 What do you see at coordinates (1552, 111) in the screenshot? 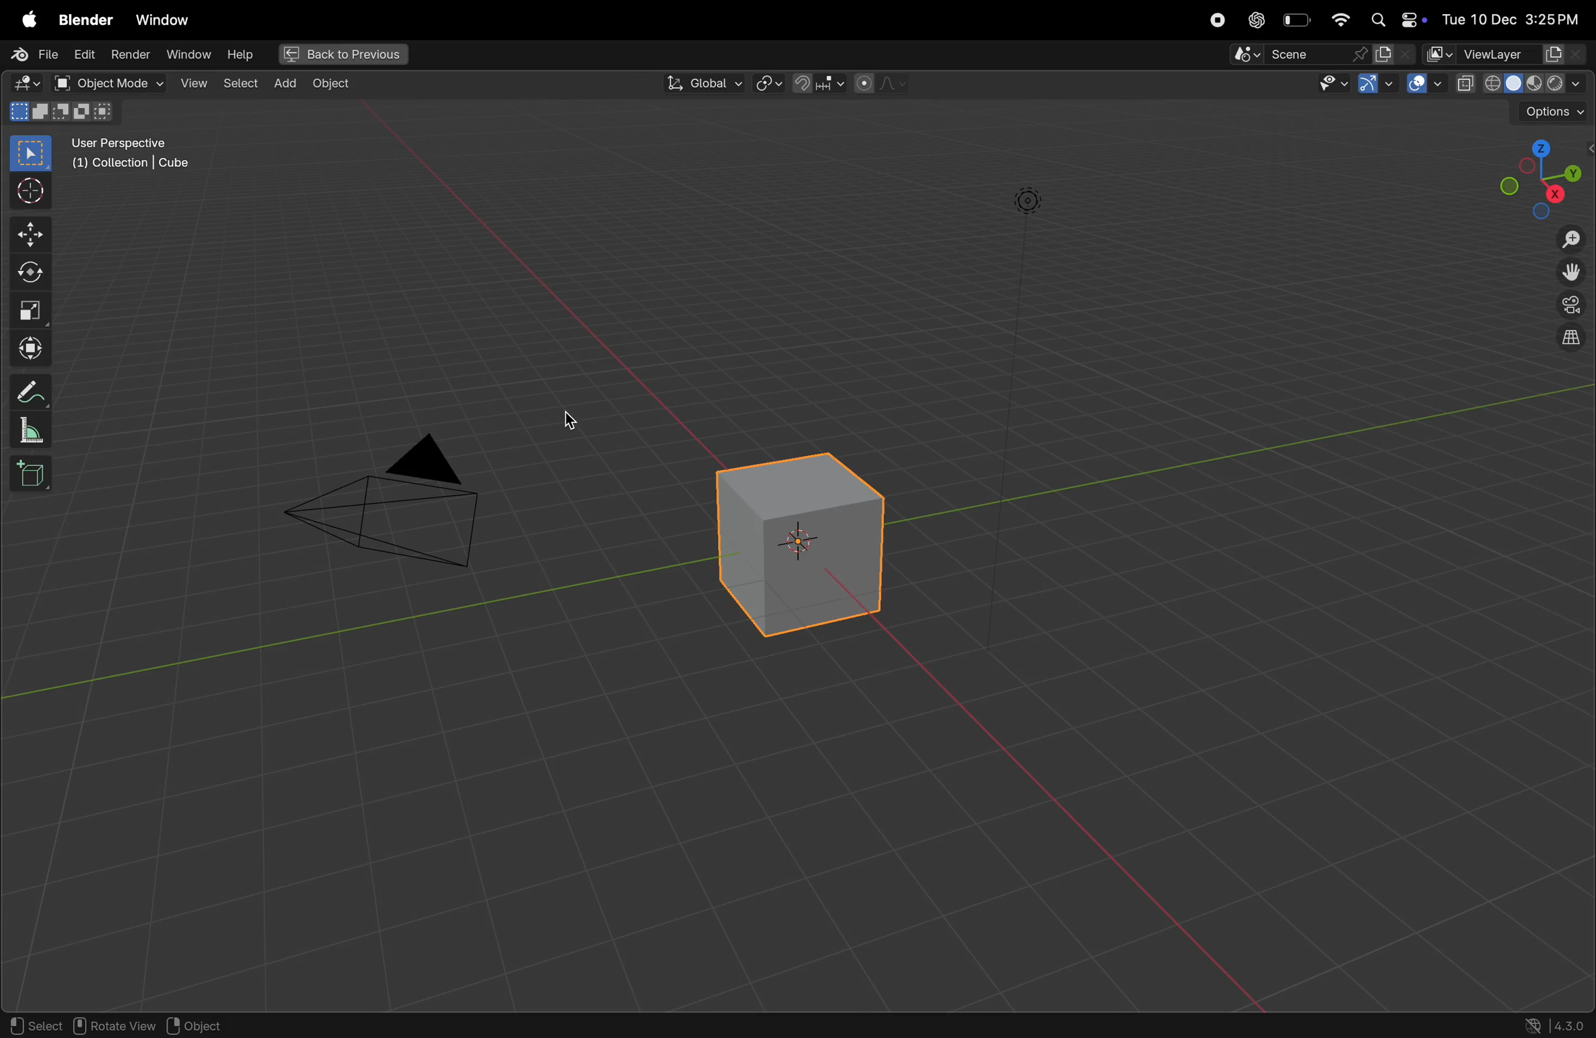
I see `option` at bounding box center [1552, 111].